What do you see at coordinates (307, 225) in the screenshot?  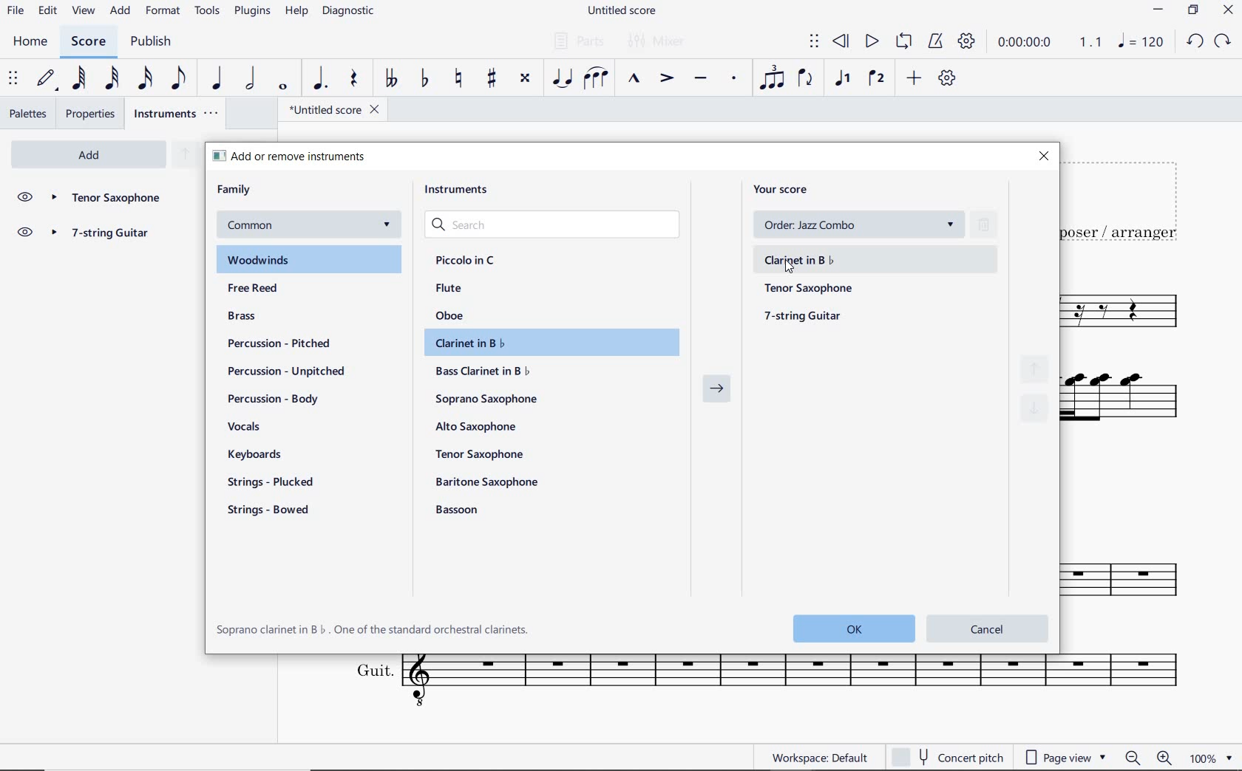 I see `common` at bounding box center [307, 225].